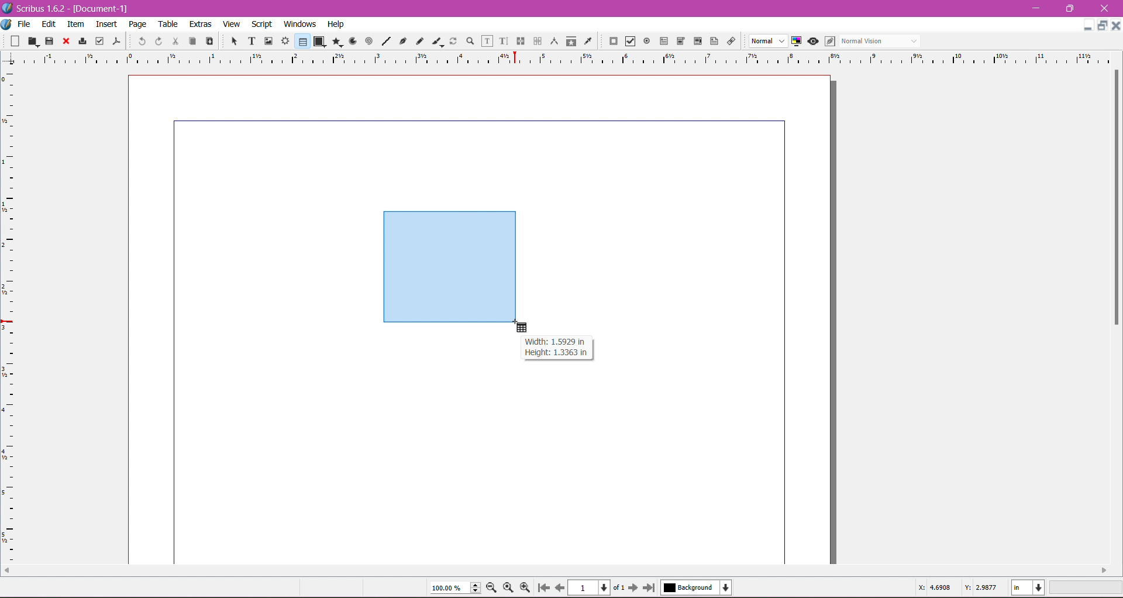  I want to click on PDF Radio Button, so click(645, 43).